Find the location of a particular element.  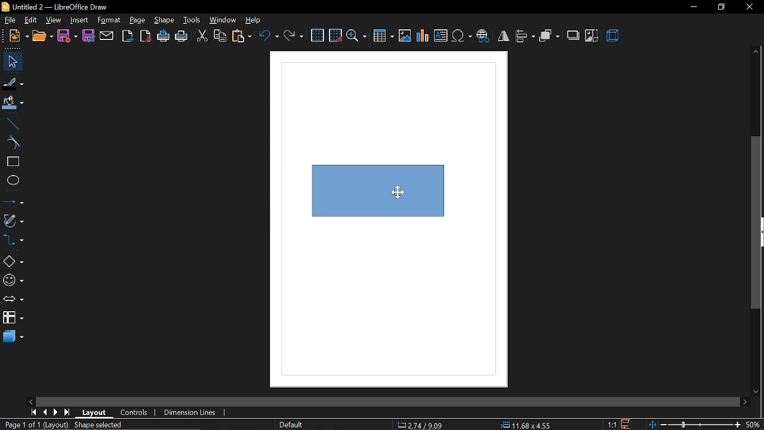

copy is located at coordinates (221, 36).